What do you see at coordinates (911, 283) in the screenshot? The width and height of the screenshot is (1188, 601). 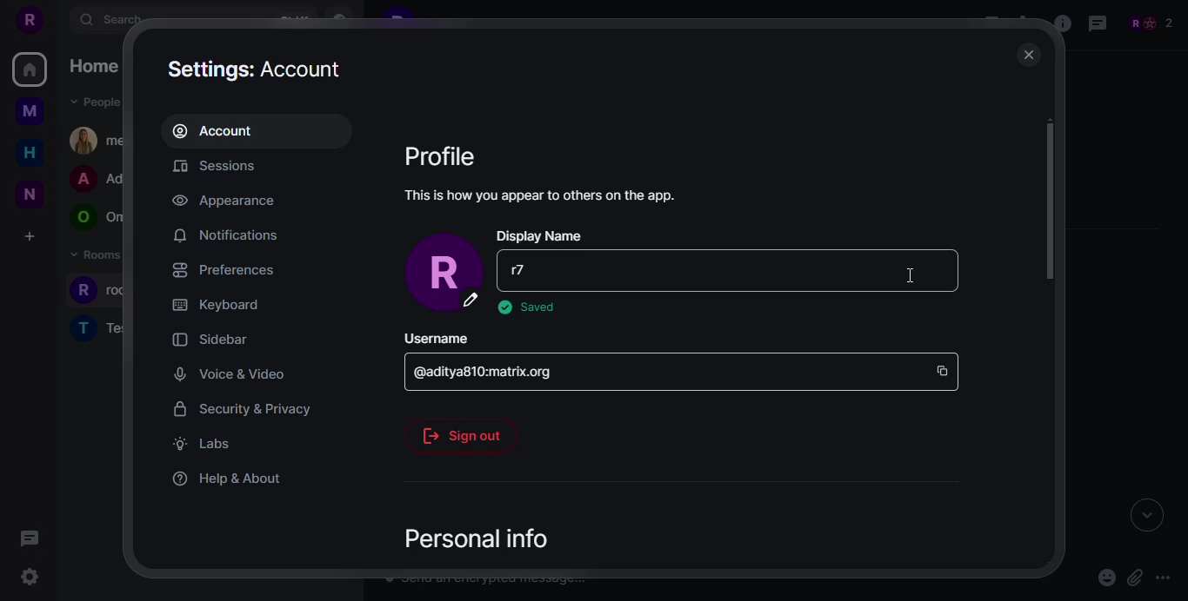 I see `cursor` at bounding box center [911, 283].